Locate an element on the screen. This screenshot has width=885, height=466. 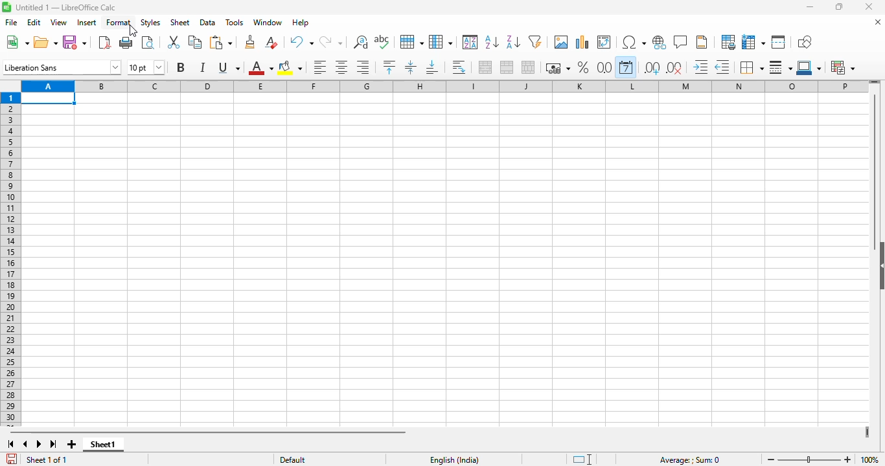
center vertically is located at coordinates (410, 67).